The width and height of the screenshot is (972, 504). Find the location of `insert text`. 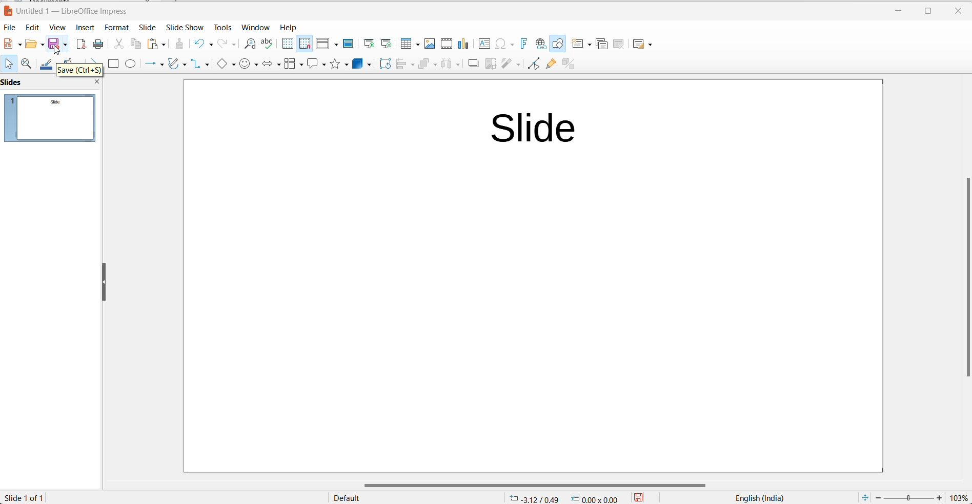

insert text is located at coordinates (481, 44).